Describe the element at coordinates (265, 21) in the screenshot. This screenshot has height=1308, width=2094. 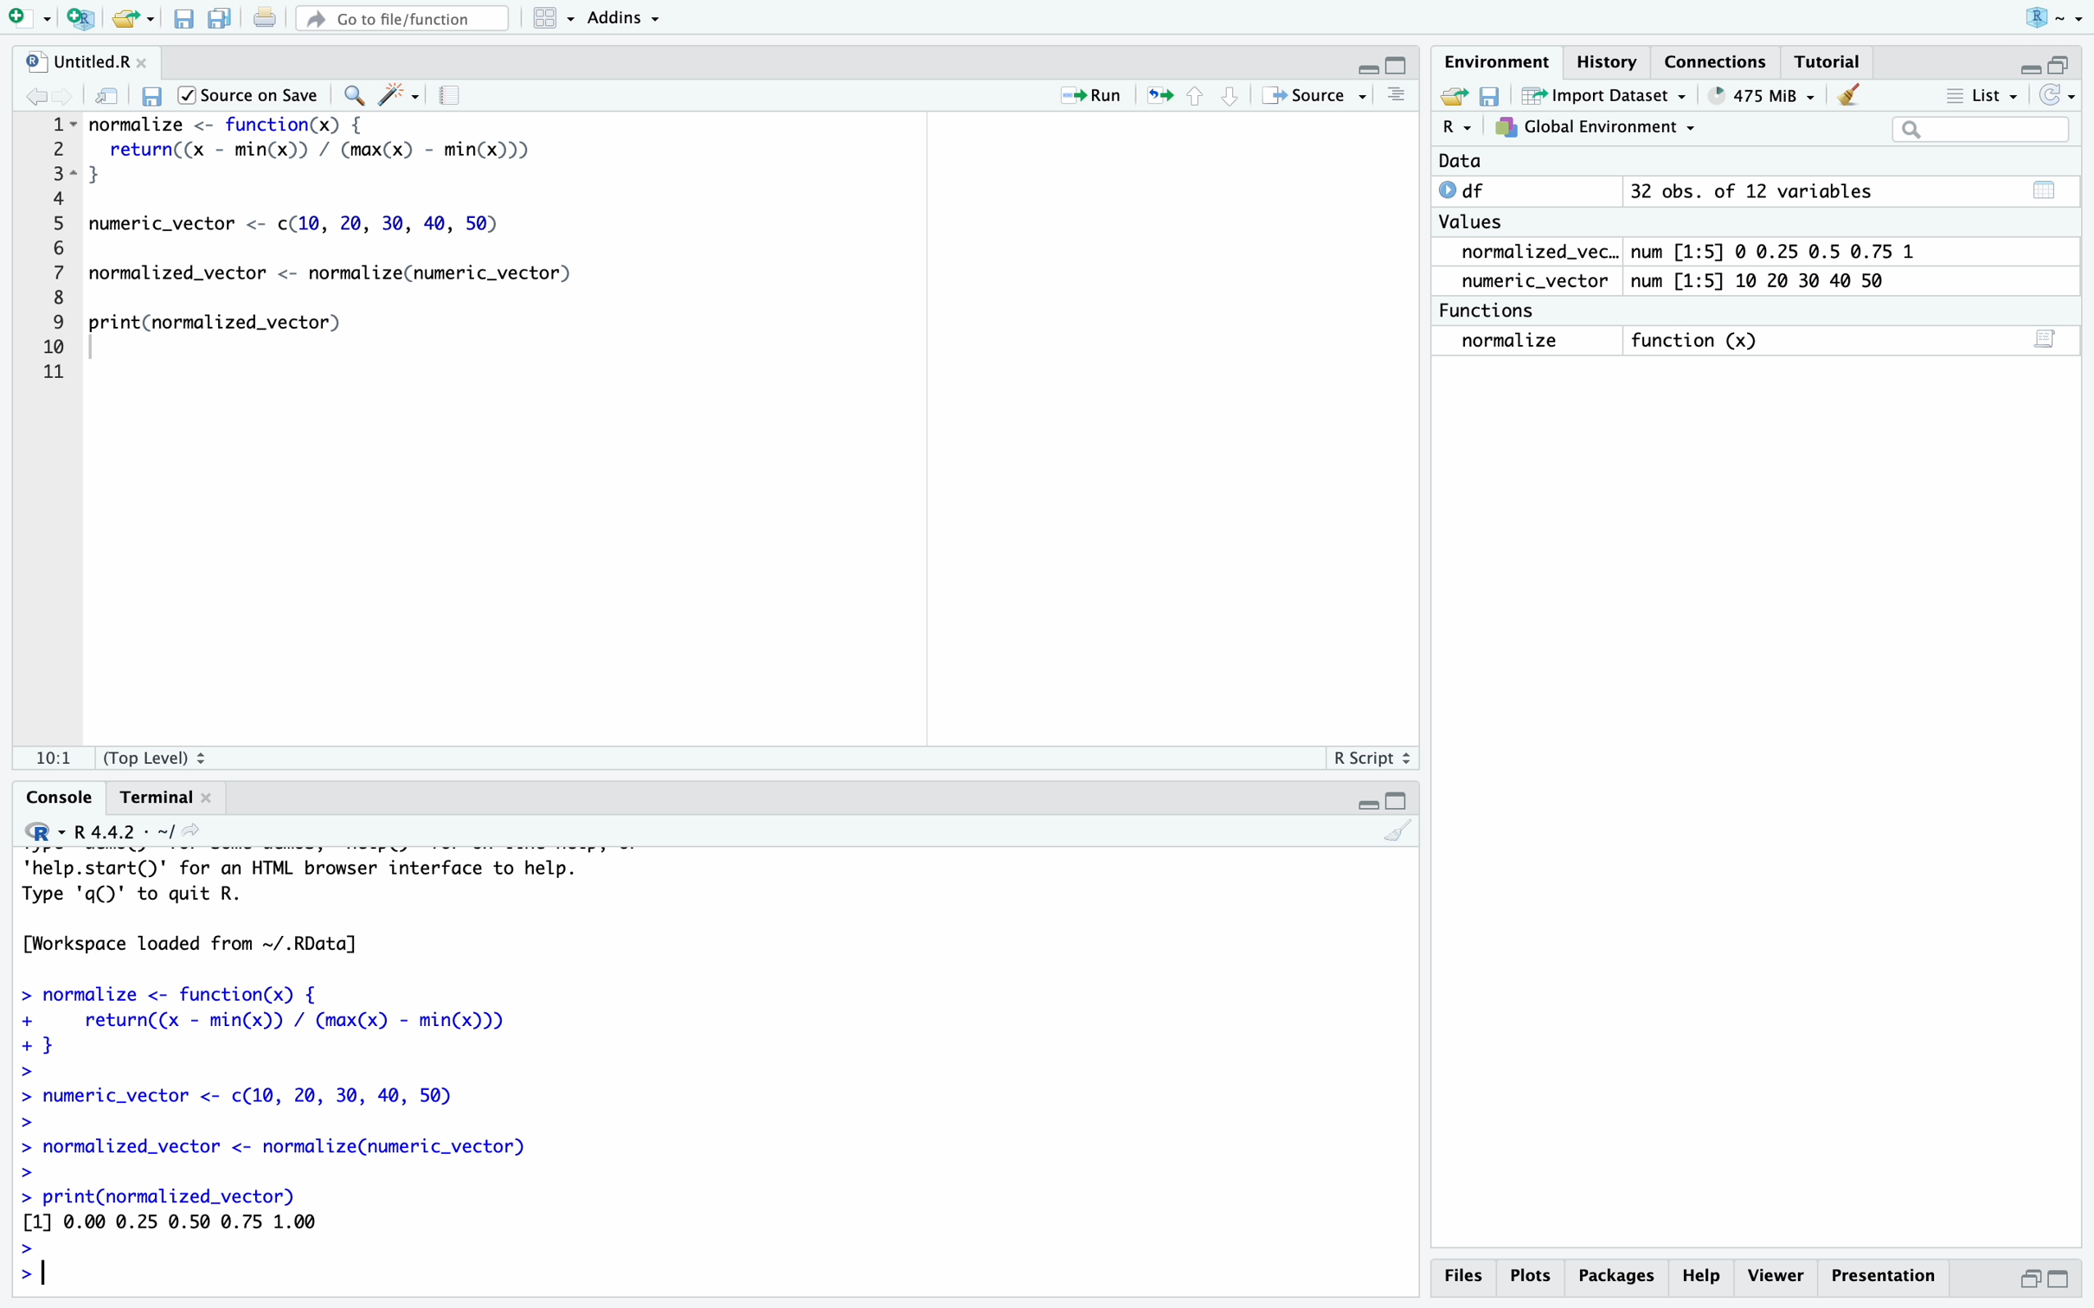
I see `Print the current file` at that location.